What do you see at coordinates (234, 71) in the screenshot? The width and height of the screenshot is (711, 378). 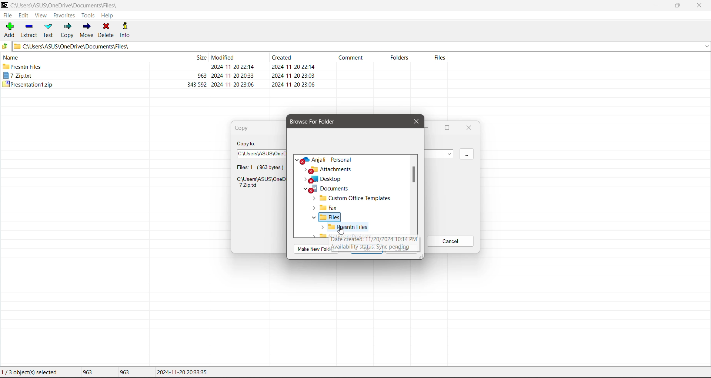 I see `File Modified Date` at bounding box center [234, 71].